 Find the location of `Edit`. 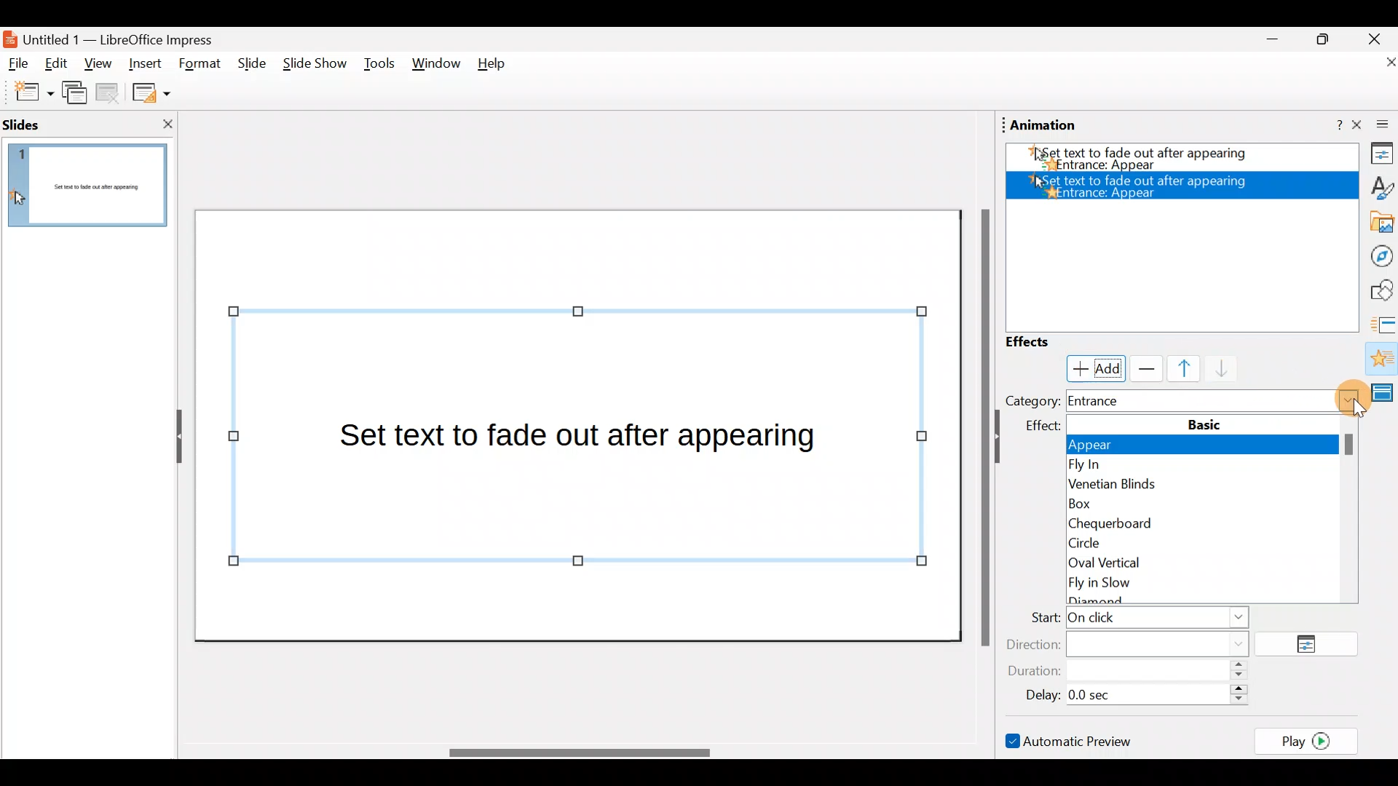

Edit is located at coordinates (61, 65).